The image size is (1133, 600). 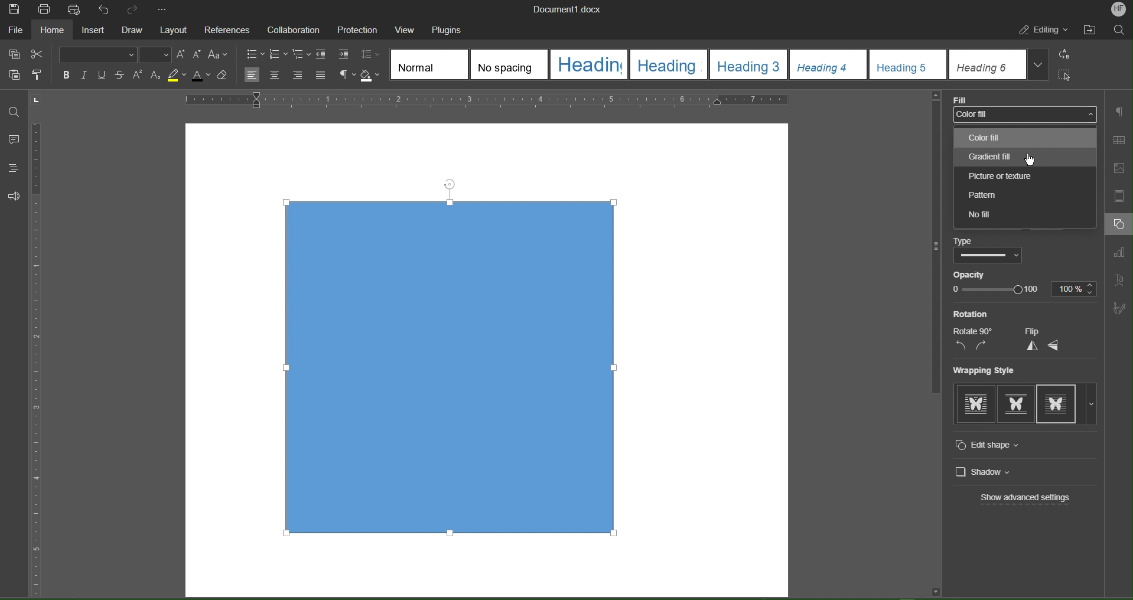 What do you see at coordinates (177, 76) in the screenshot?
I see `Highlight` at bounding box center [177, 76].